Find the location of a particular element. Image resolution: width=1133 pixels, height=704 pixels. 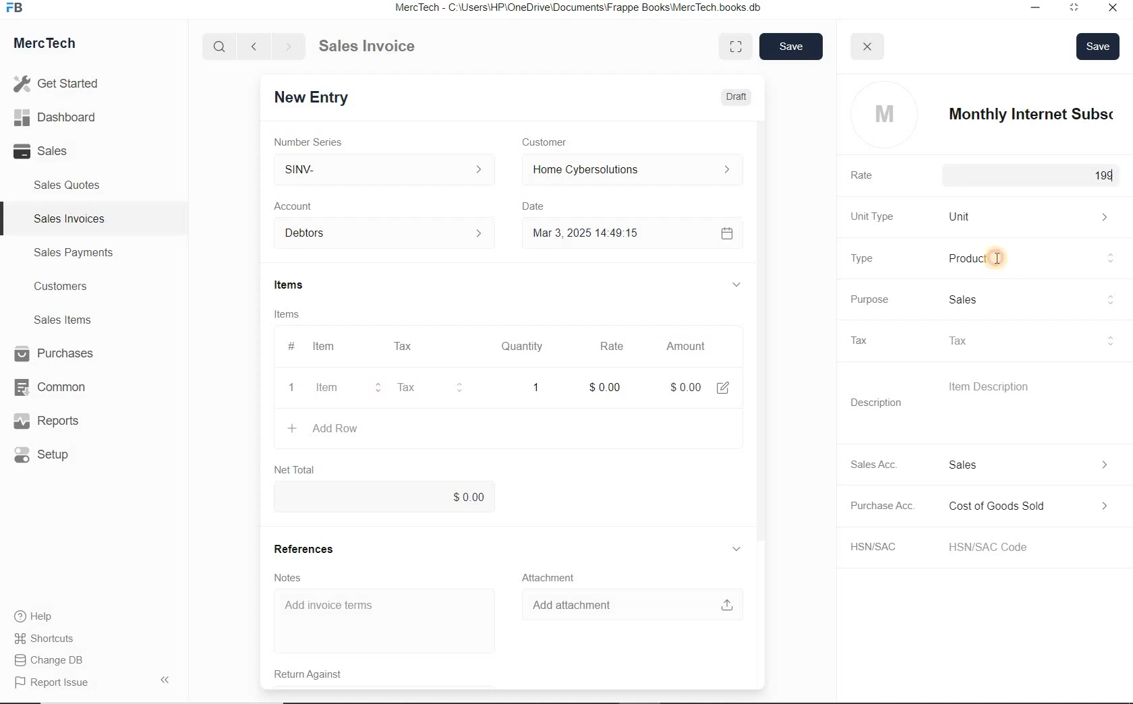

Tax is located at coordinates (403, 346).